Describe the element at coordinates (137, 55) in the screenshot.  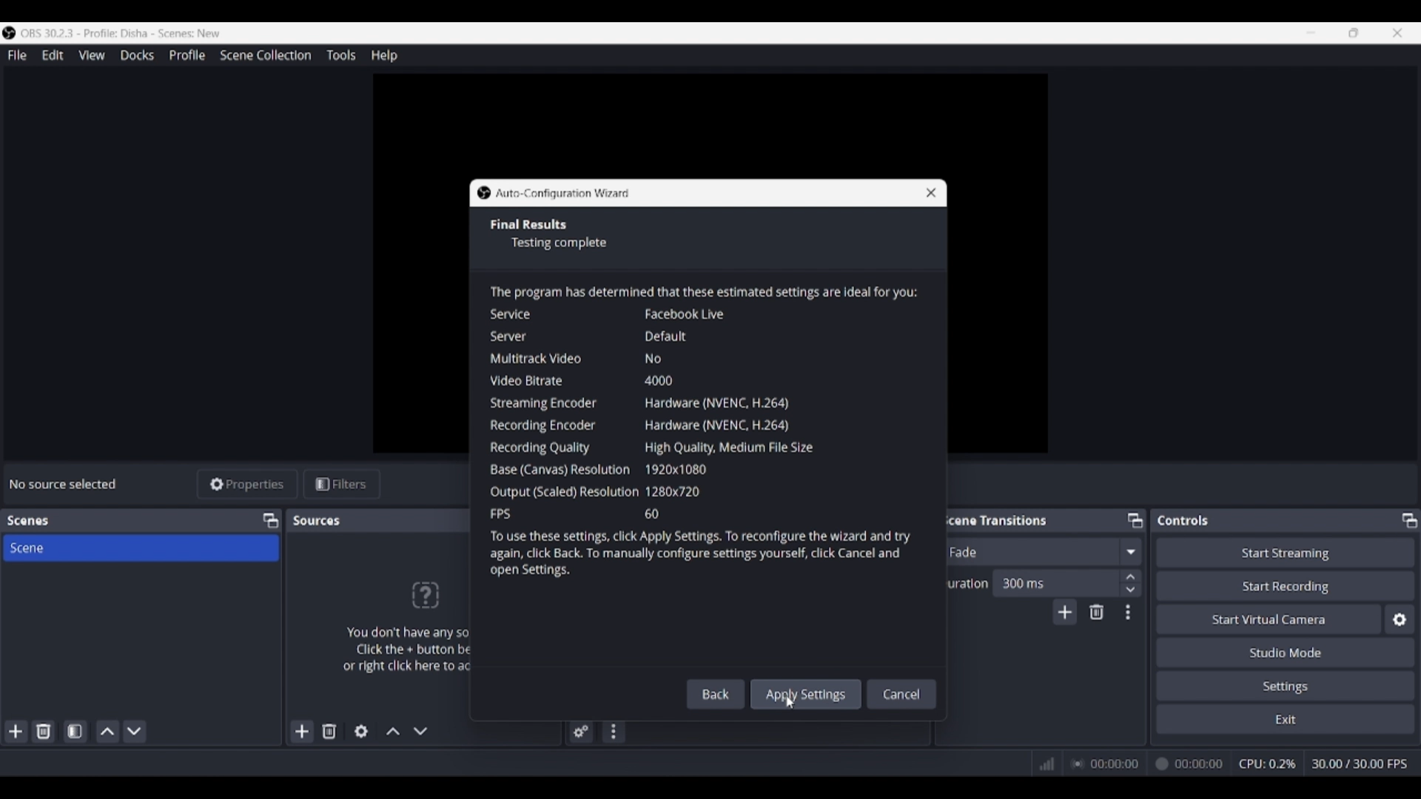
I see `Docks menu` at that location.